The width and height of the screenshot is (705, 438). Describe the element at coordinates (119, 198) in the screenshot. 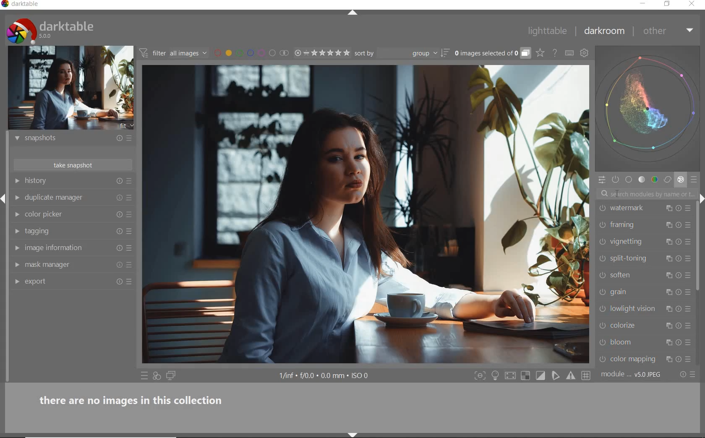

I see `reset` at that location.